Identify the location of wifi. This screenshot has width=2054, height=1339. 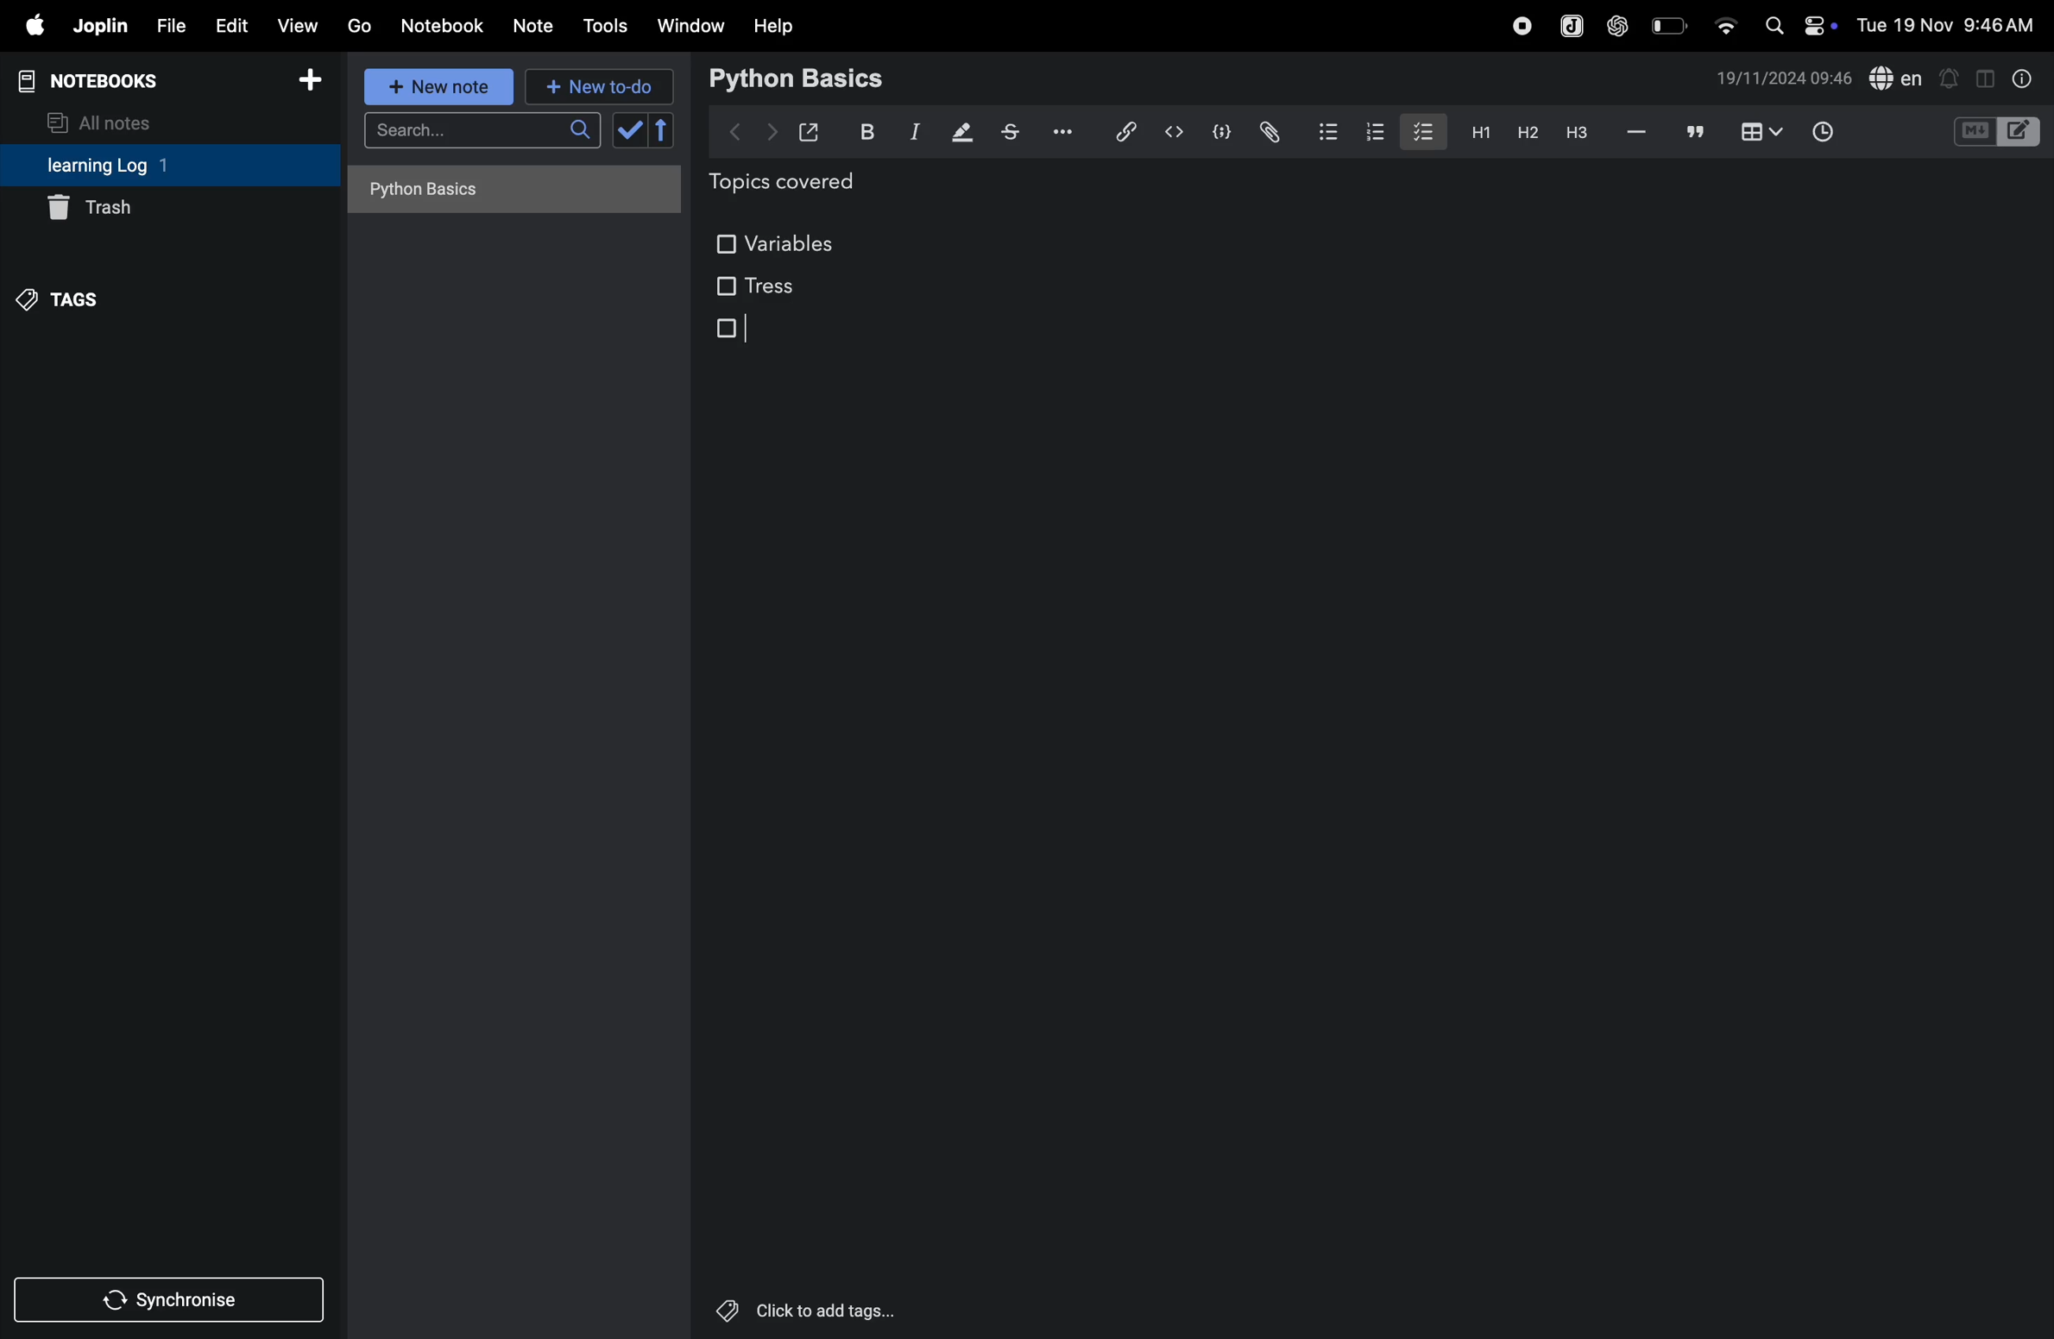
(1724, 20).